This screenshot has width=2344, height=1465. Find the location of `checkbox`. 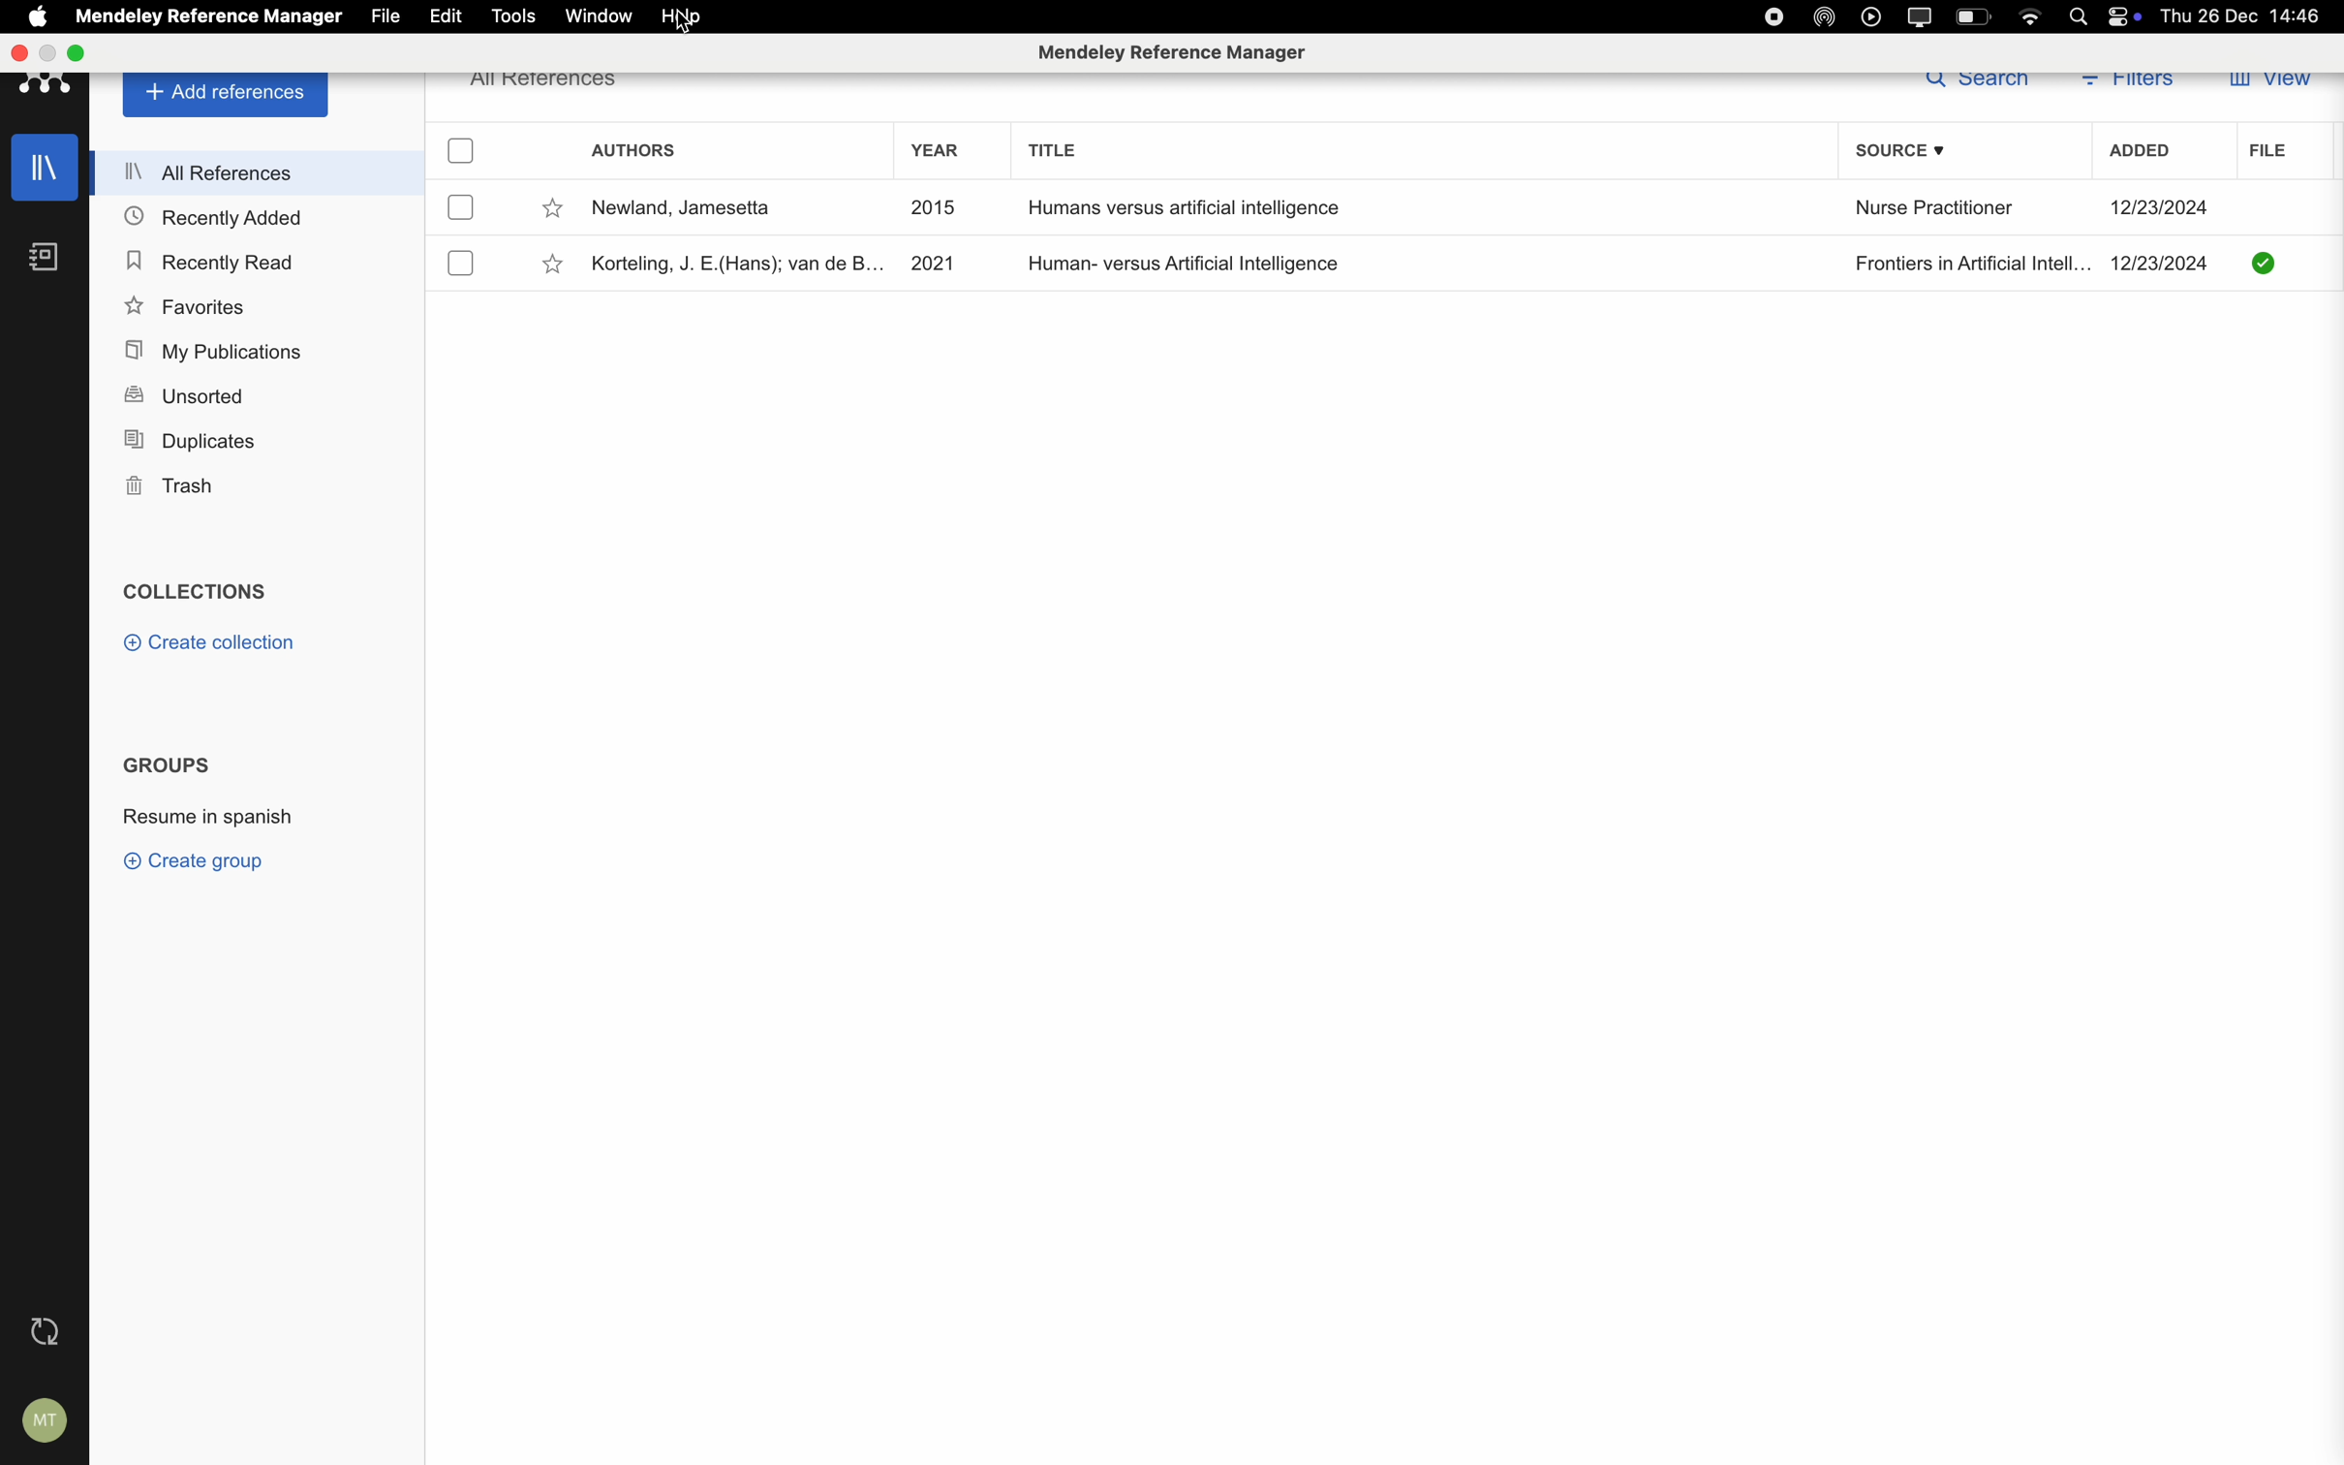

checkbox is located at coordinates (463, 207).